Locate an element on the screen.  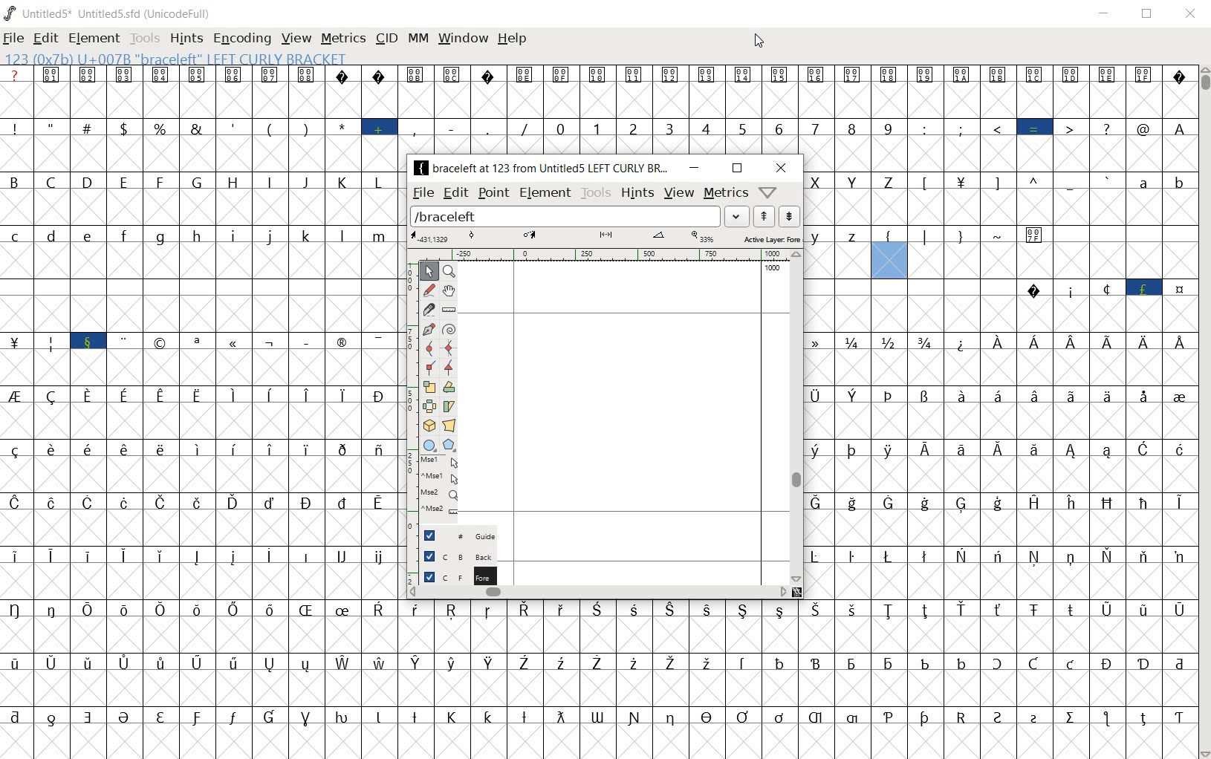
close is located at coordinates (780, 169).